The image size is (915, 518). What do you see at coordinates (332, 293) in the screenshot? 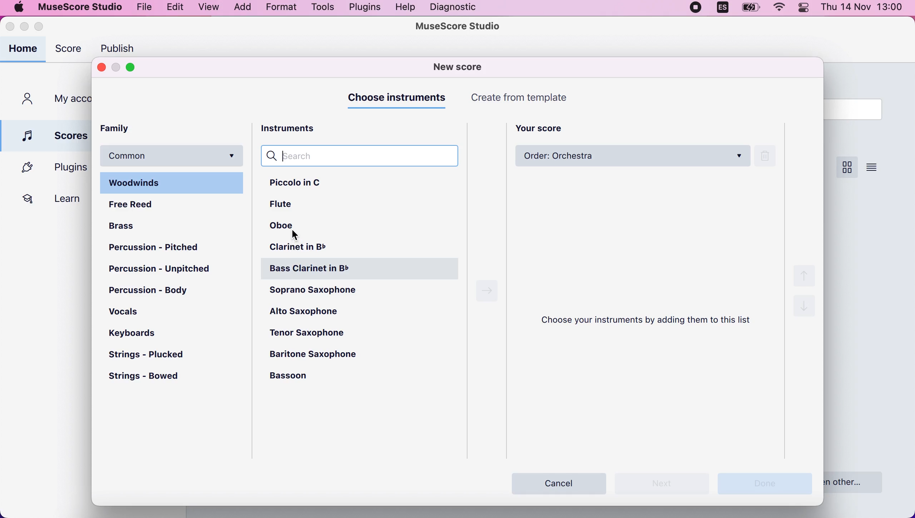
I see `soprano saxophone` at bounding box center [332, 293].